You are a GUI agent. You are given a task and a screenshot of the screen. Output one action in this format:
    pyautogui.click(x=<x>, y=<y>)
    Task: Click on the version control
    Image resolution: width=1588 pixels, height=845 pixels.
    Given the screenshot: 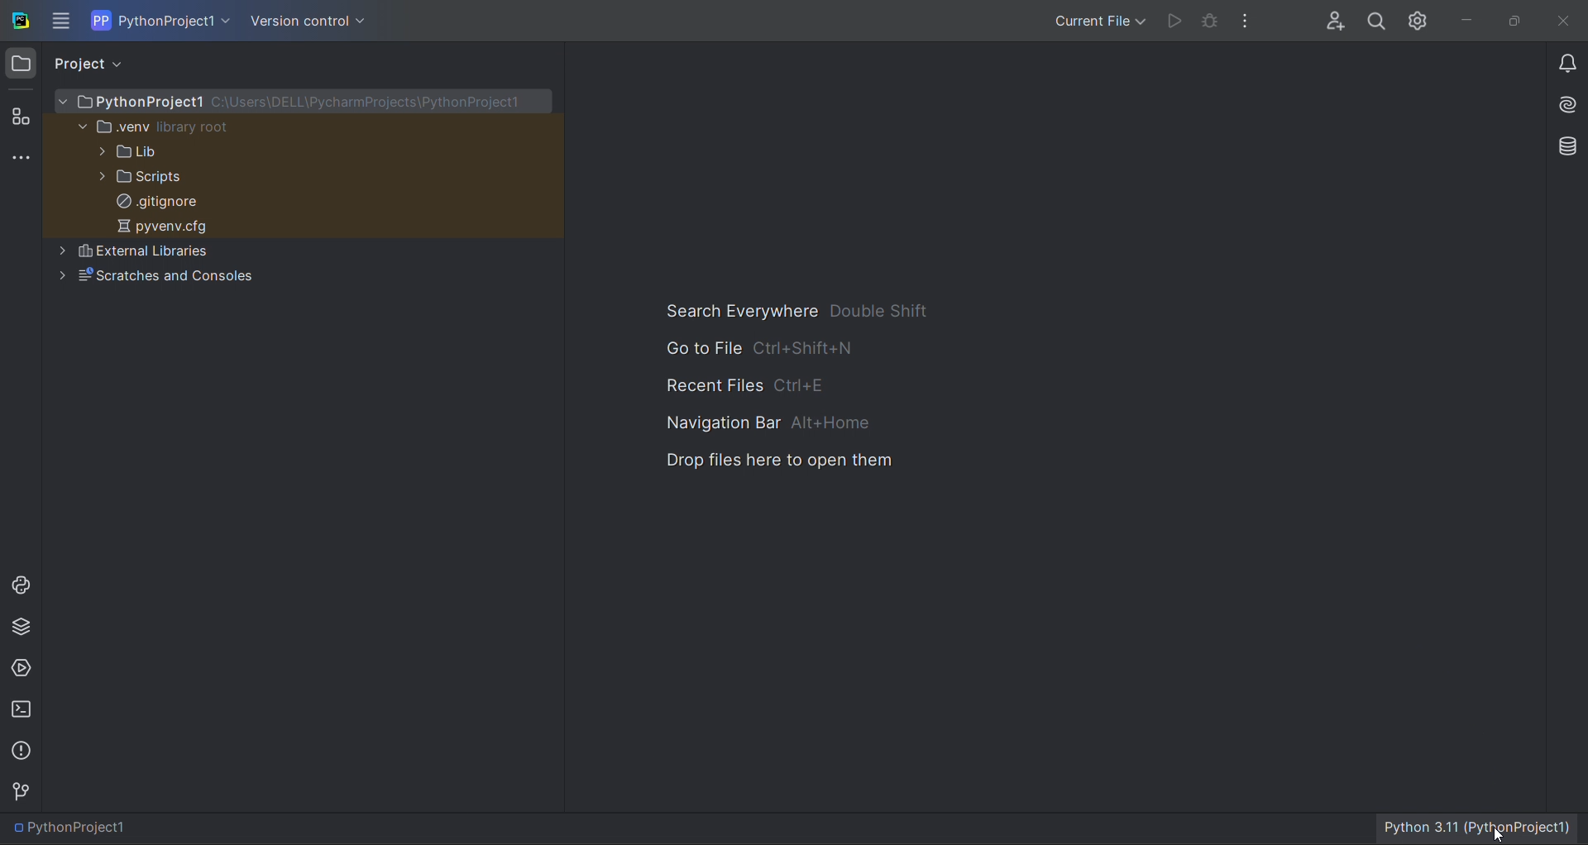 What is the action you would take?
    pyautogui.click(x=23, y=791)
    